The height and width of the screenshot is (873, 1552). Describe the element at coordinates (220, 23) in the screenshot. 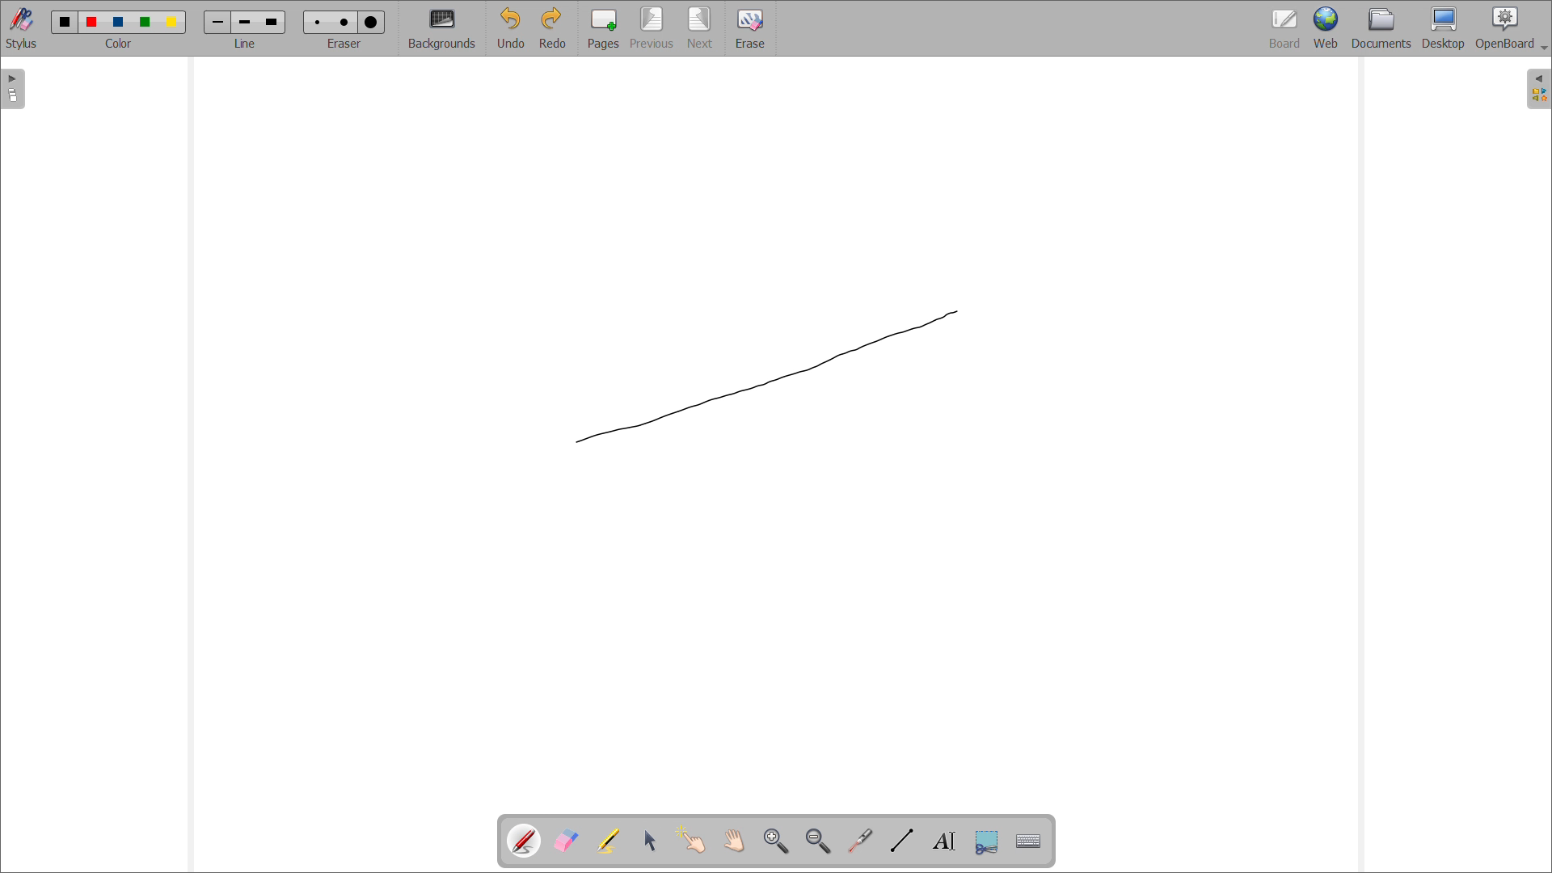

I see `line width size` at that location.